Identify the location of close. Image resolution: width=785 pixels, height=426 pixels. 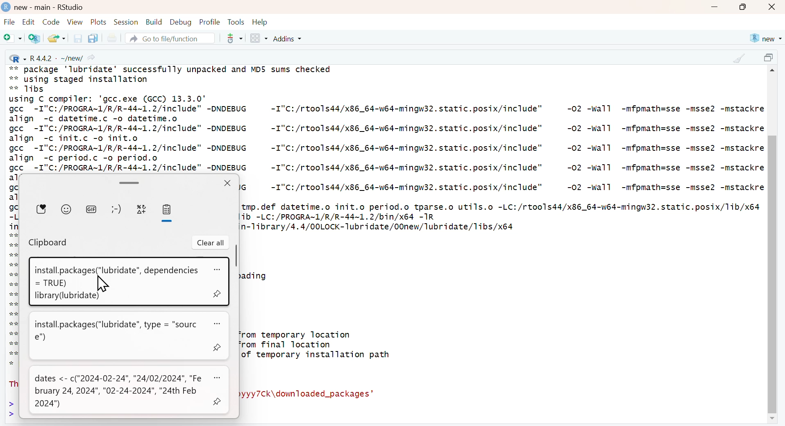
(773, 7).